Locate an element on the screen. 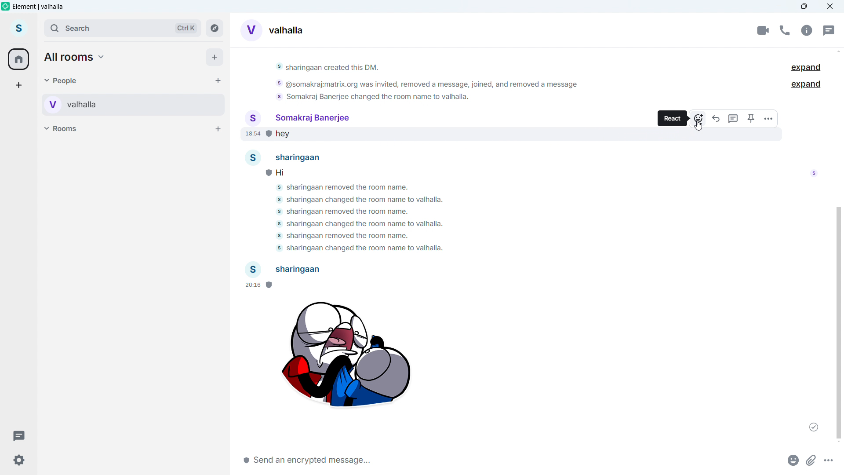  somakraj banerjee charged the room name to valhalla is located at coordinates (356, 248).